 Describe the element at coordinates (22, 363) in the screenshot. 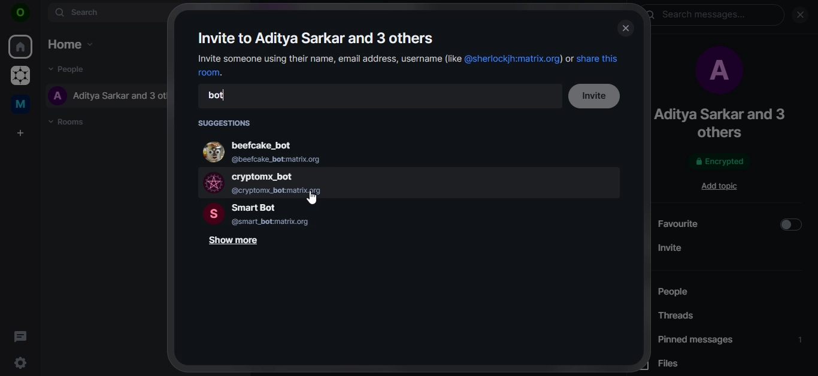

I see `quick settings` at that location.